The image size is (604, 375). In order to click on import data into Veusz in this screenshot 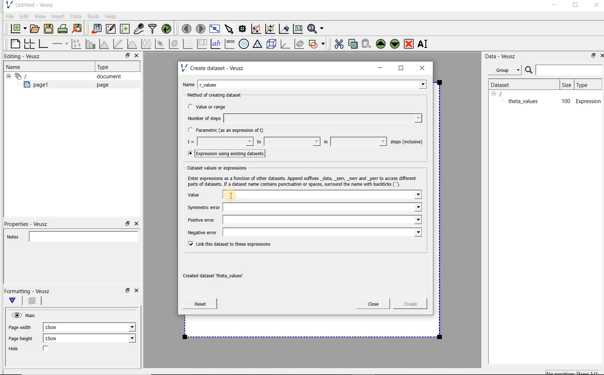, I will do `click(96, 29)`.